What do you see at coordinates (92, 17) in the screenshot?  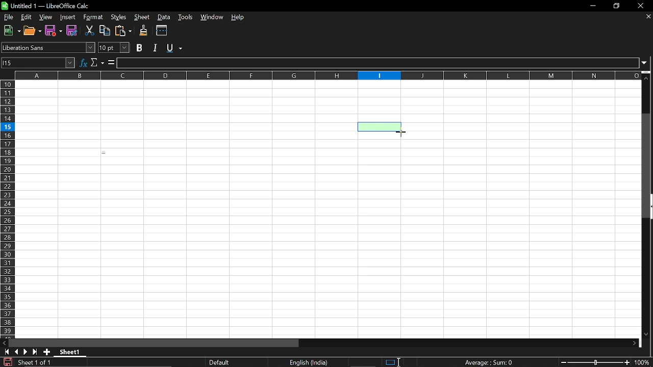 I see `Format` at bounding box center [92, 17].